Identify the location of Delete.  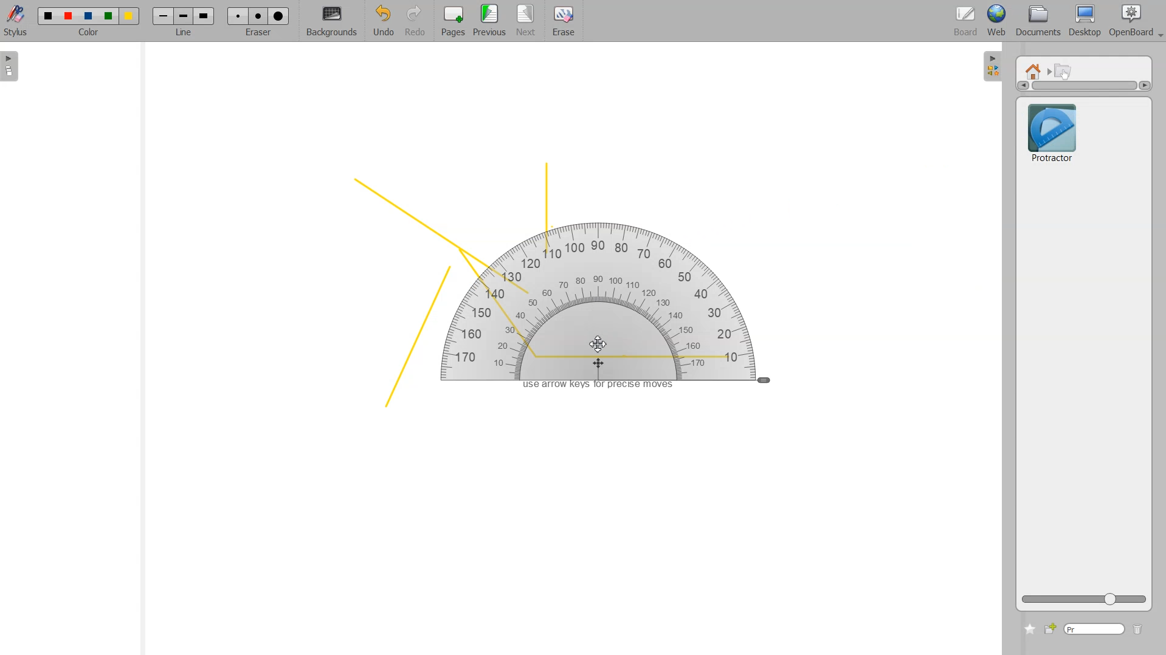
(1138, 630).